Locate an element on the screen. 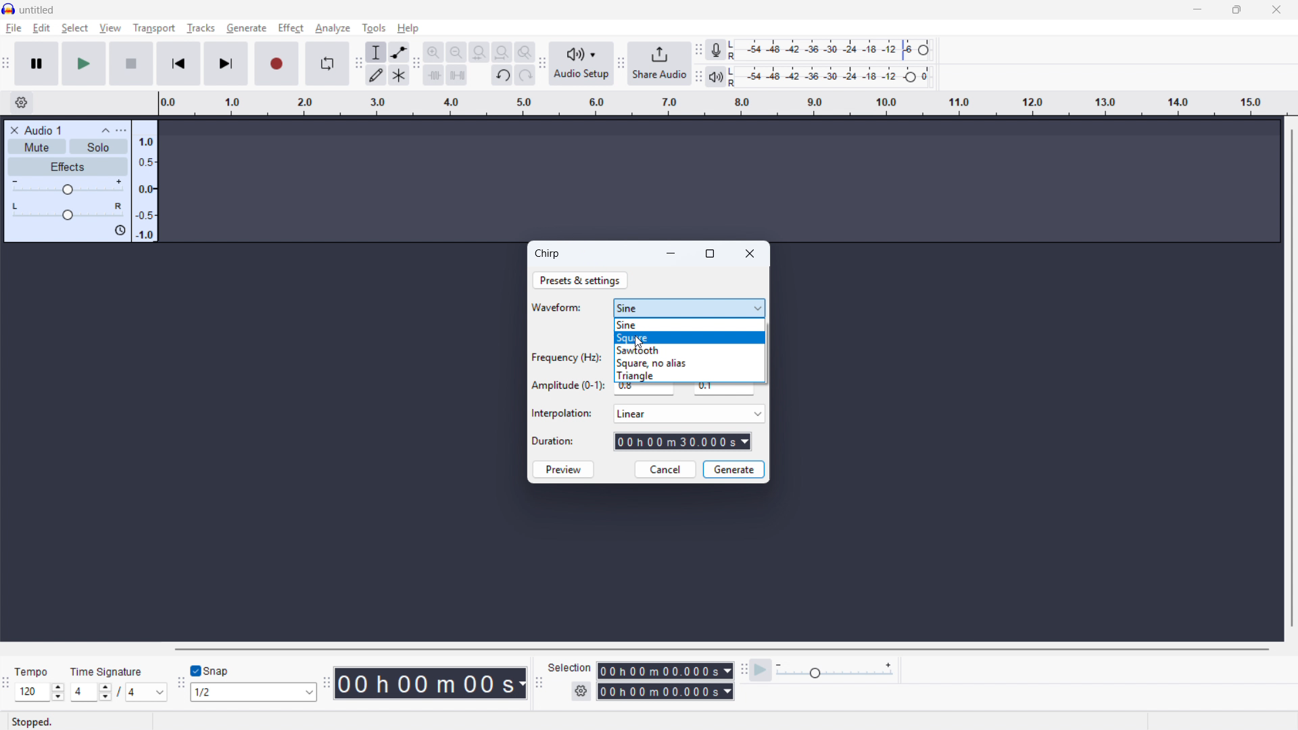 This screenshot has height=730, width=1298. Sync lock on  is located at coordinates (120, 230).